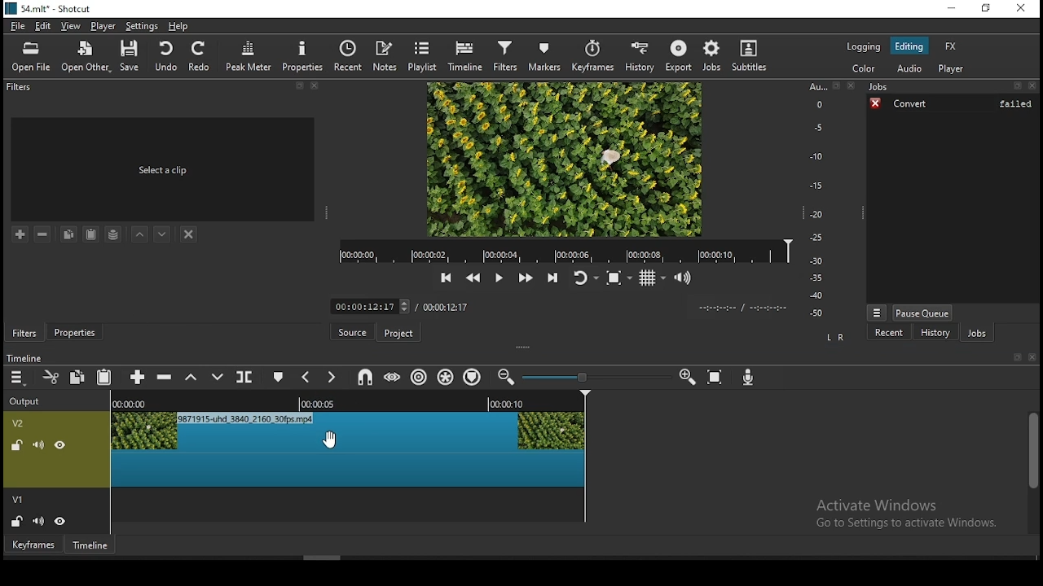 The image size is (1043, 586). Describe the element at coordinates (399, 334) in the screenshot. I see `project` at that location.